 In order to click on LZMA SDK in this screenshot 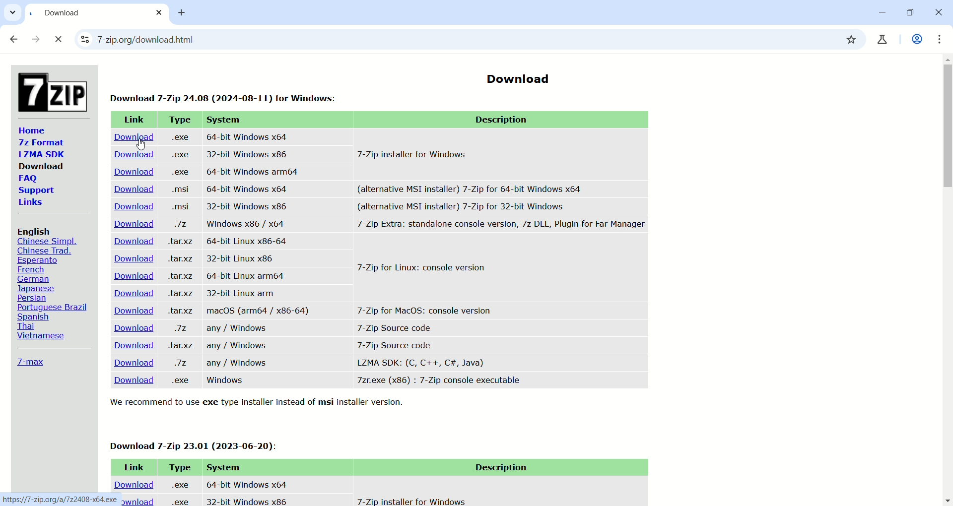, I will do `click(40, 154)`.